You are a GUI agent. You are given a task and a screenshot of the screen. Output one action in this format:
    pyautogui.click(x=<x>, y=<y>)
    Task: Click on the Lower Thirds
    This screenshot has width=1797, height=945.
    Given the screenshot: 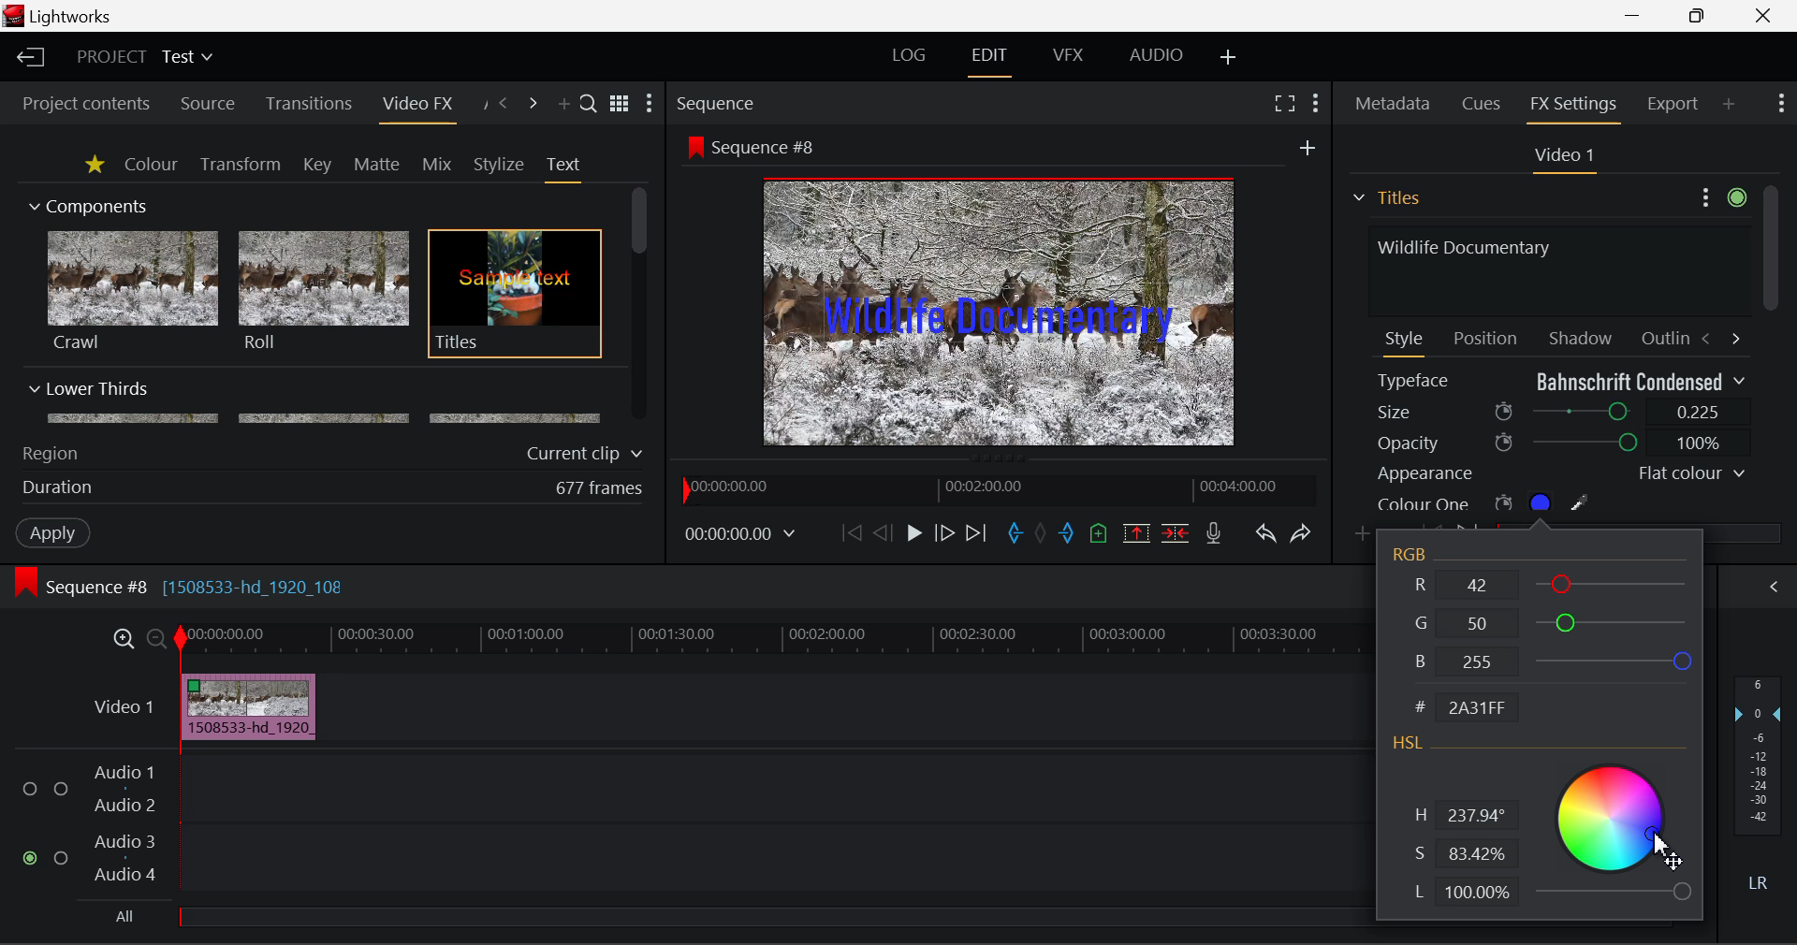 What is the action you would take?
    pyautogui.click(x=316, y=401)
    